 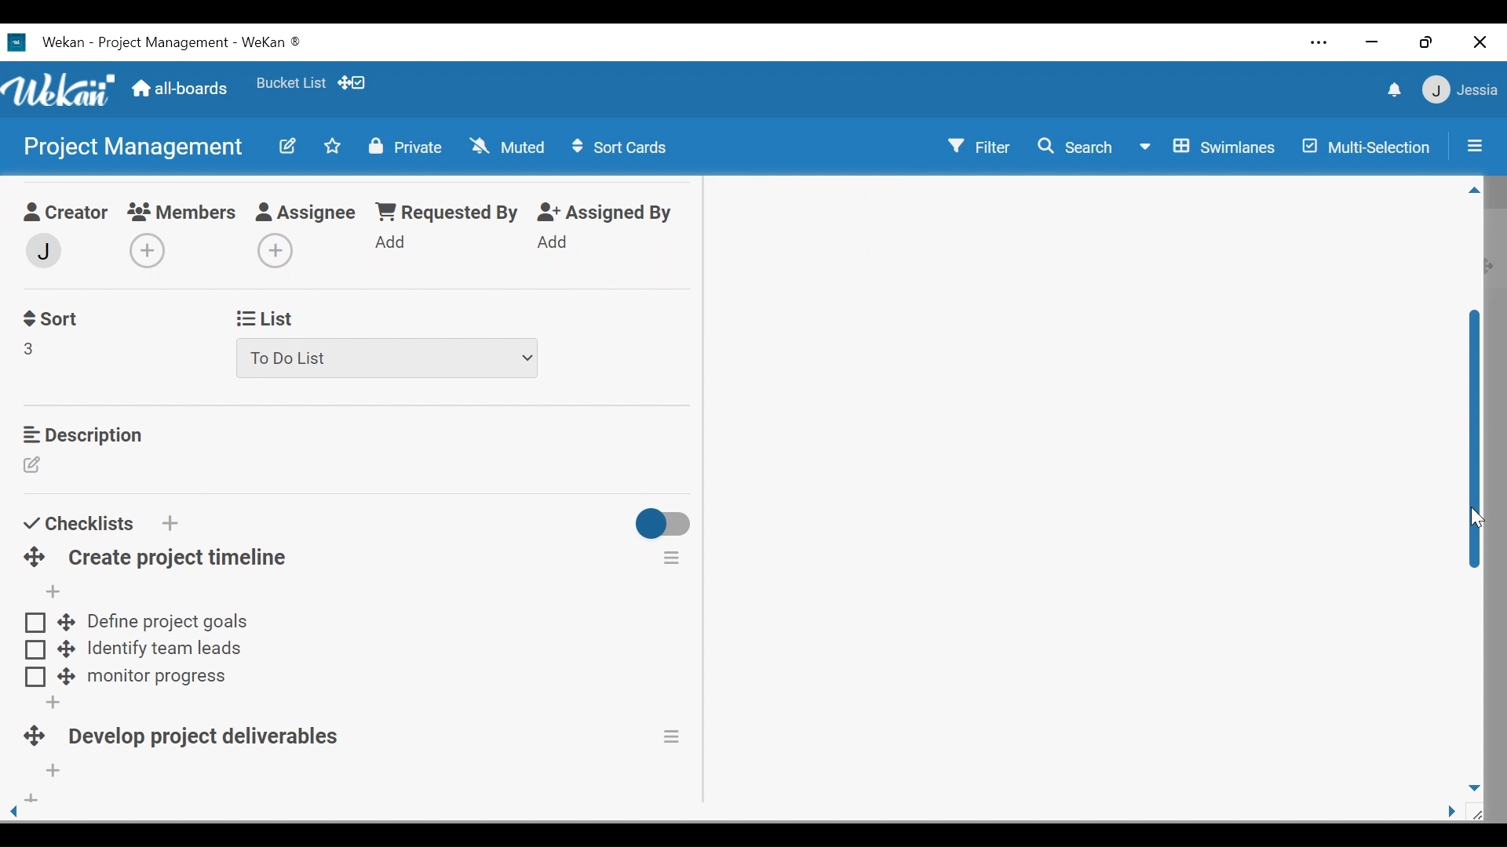 I want to click on List dropdown menu, so click(x=389, y=358).